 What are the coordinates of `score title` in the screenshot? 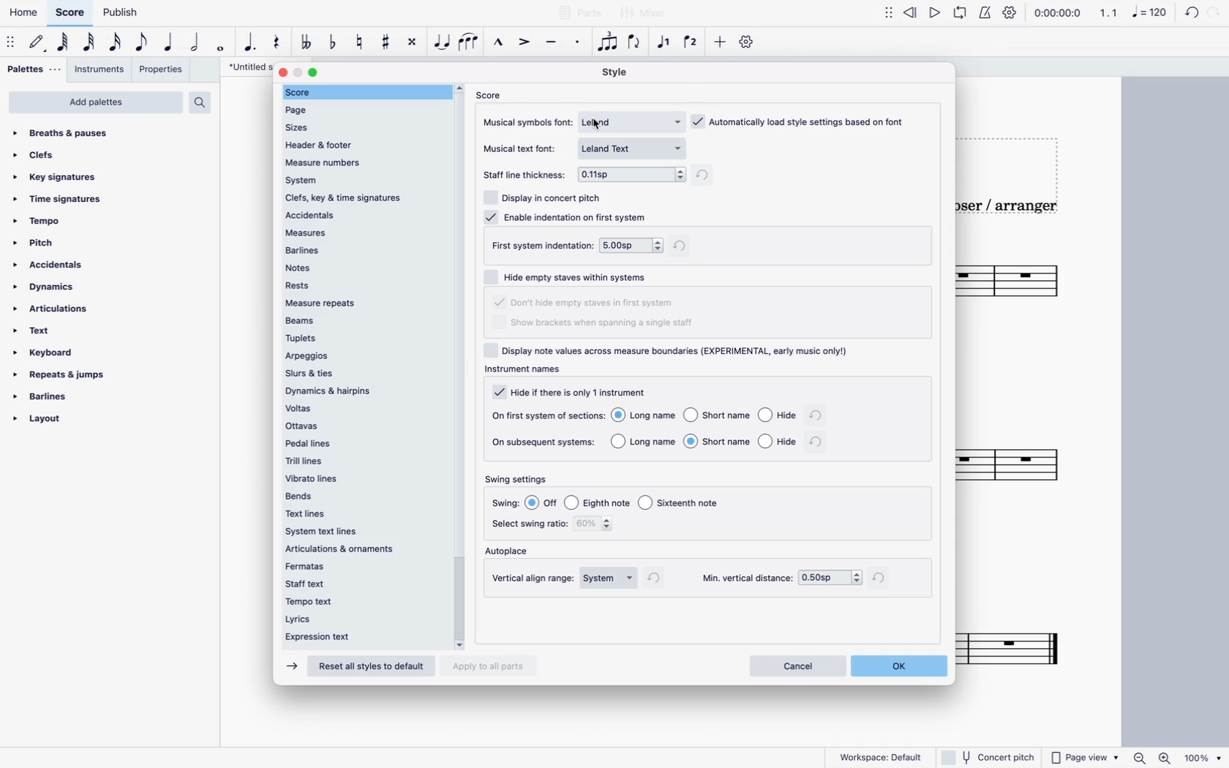 It's located at (243, 65).